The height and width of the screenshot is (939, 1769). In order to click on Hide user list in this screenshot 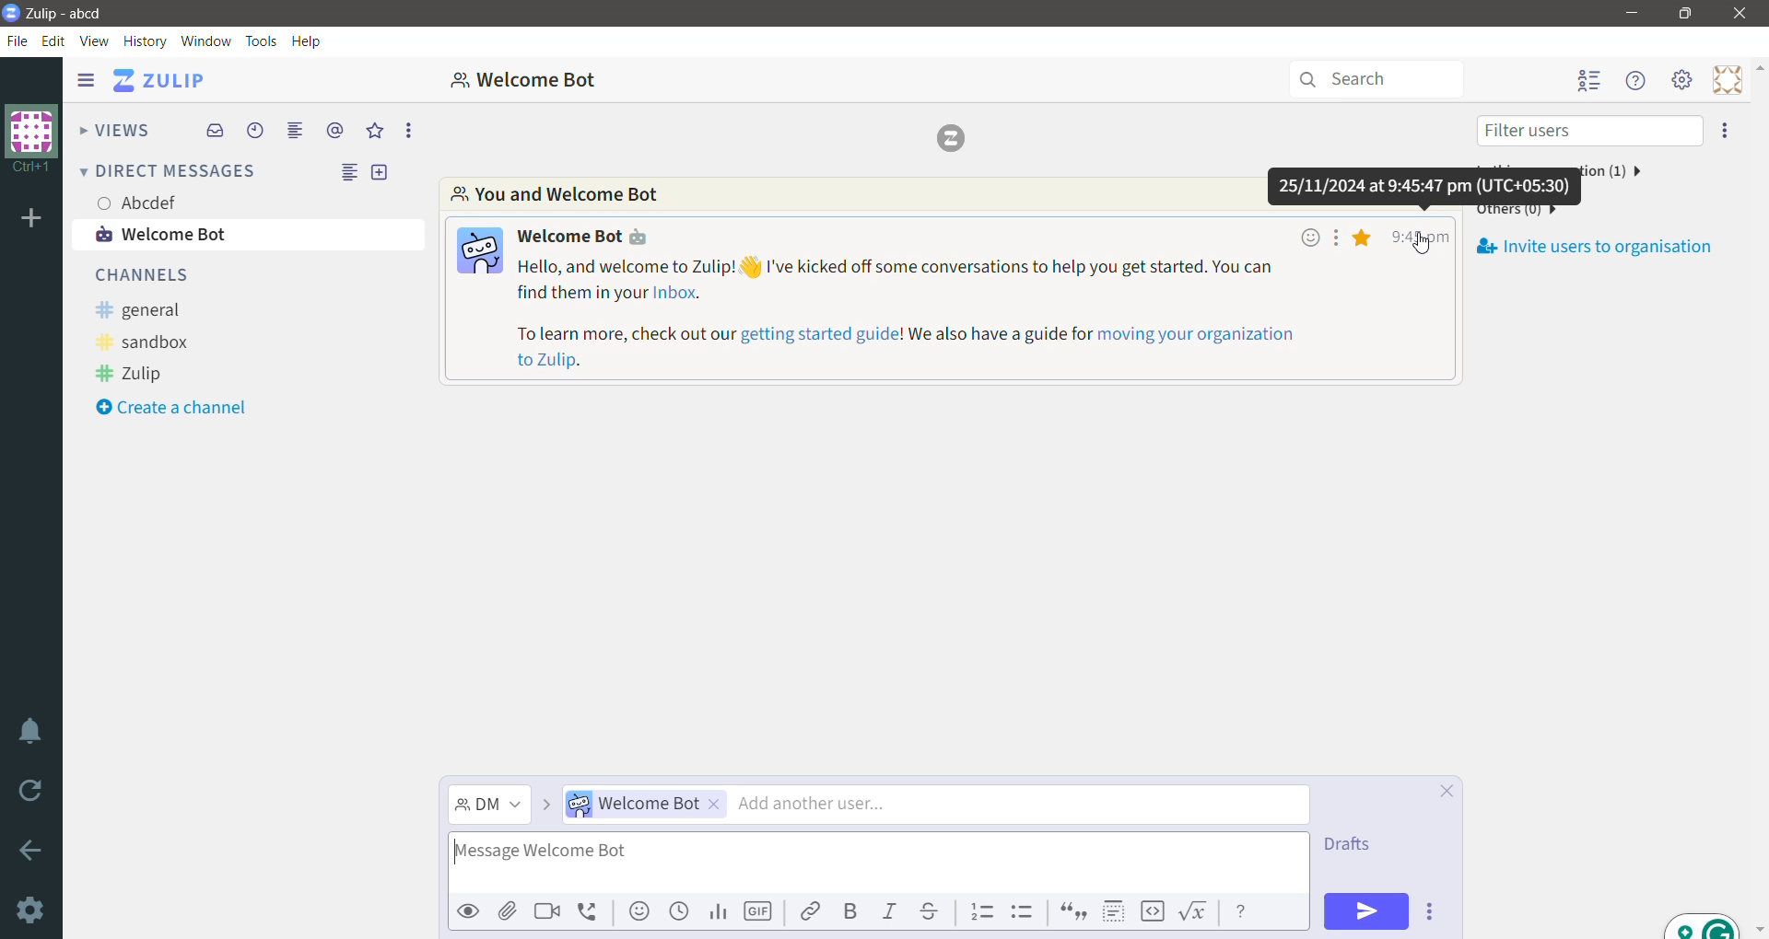, I will do `click(1588, 81)`.